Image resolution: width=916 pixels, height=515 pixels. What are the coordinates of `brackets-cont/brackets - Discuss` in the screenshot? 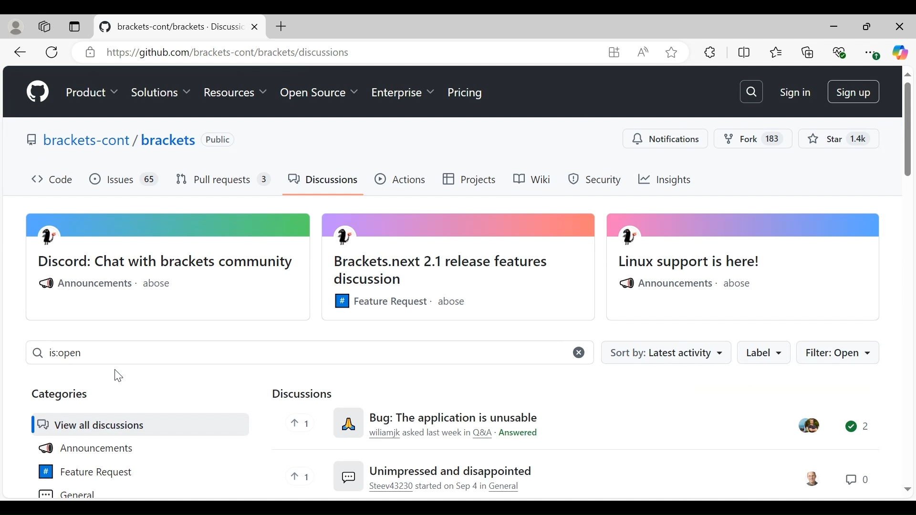 It's located at (178, 27).